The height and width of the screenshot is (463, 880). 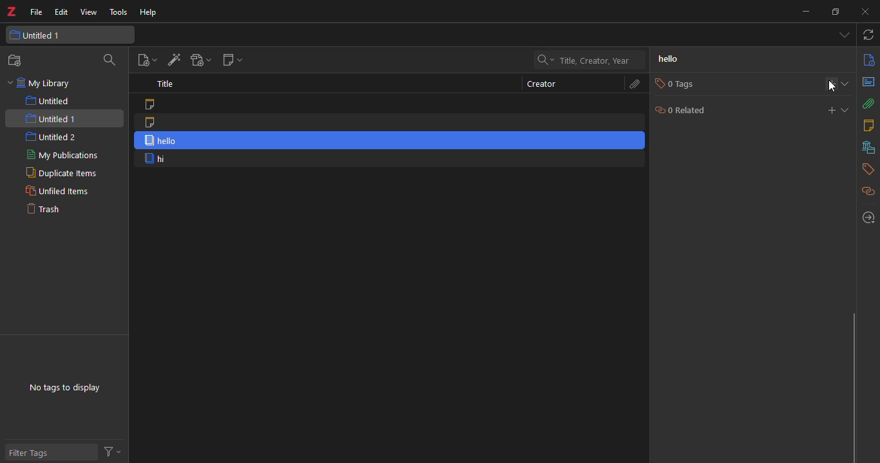 I want to click on locate, so click(x=866, y=216).